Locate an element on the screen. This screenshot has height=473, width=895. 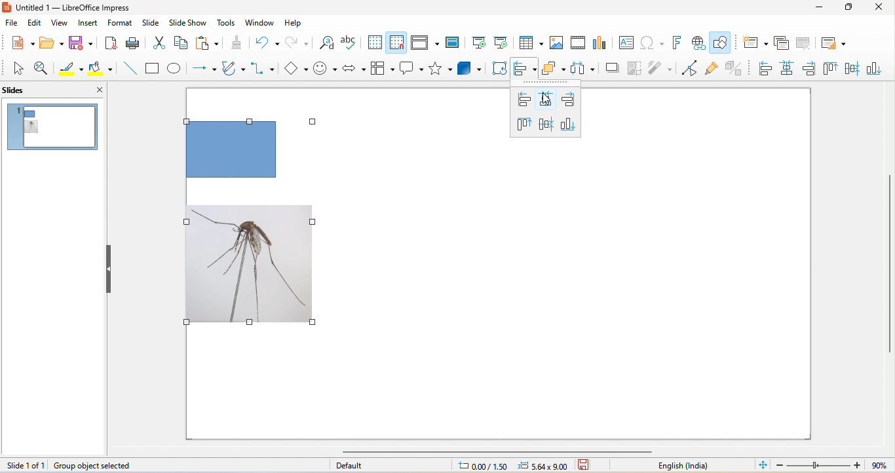
callout shapes is located at coordinates (409, 69).